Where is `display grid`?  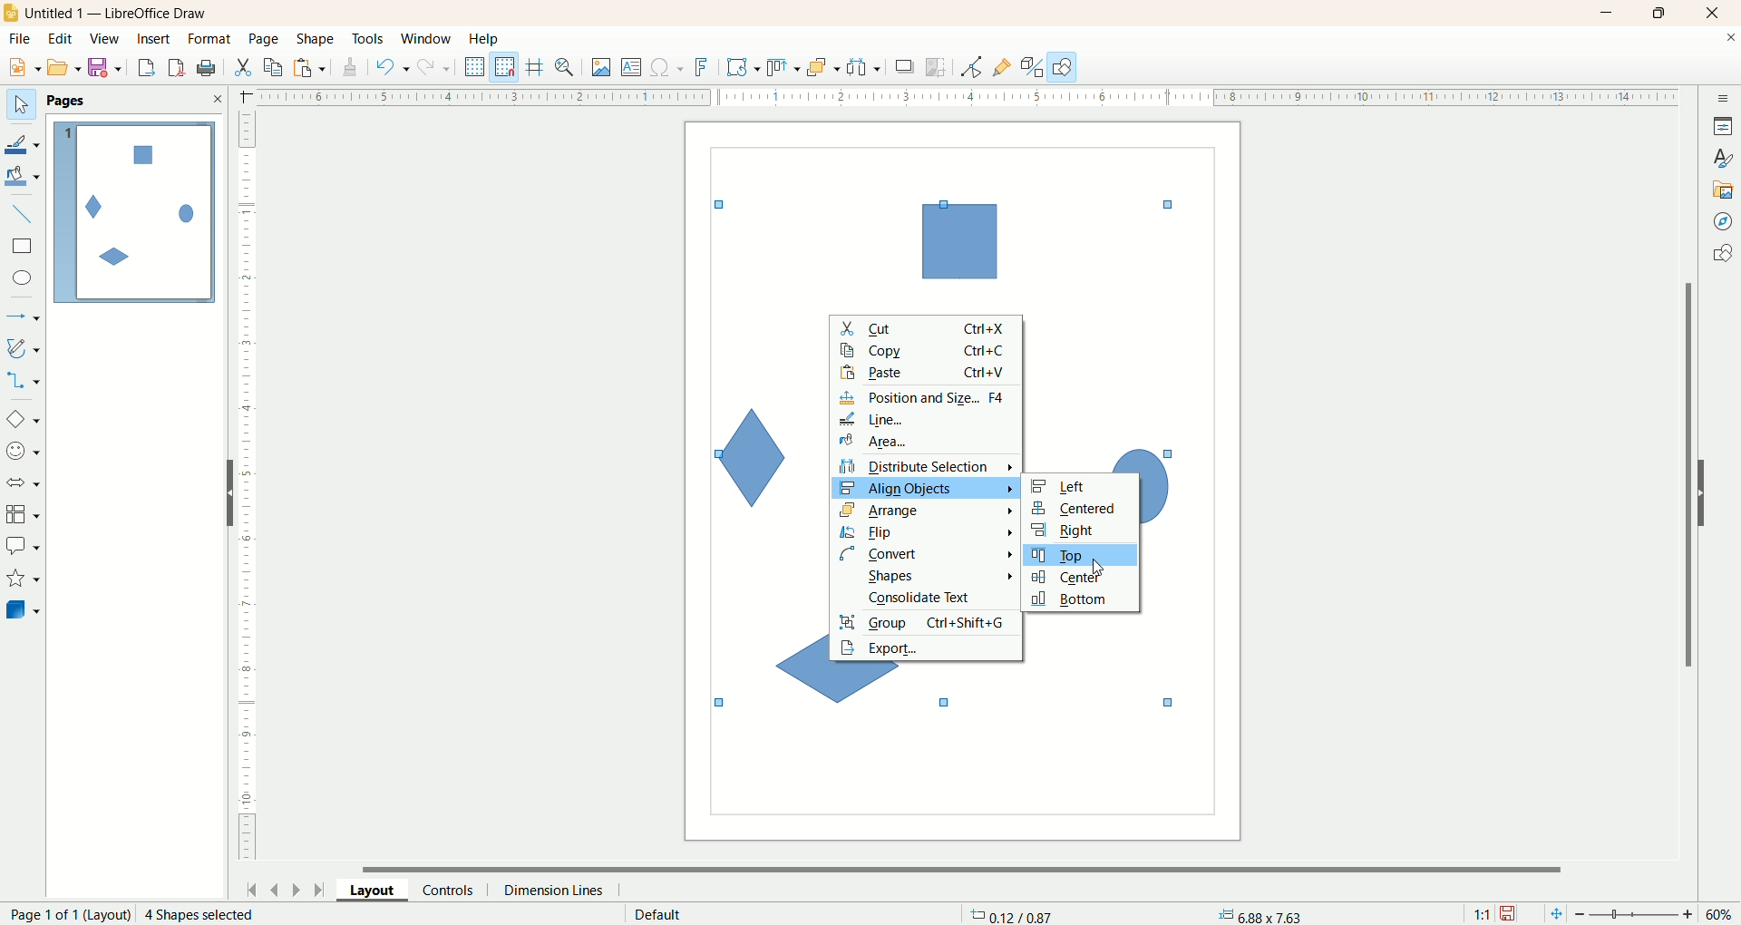 display grid is located at coordinates (476, 65).